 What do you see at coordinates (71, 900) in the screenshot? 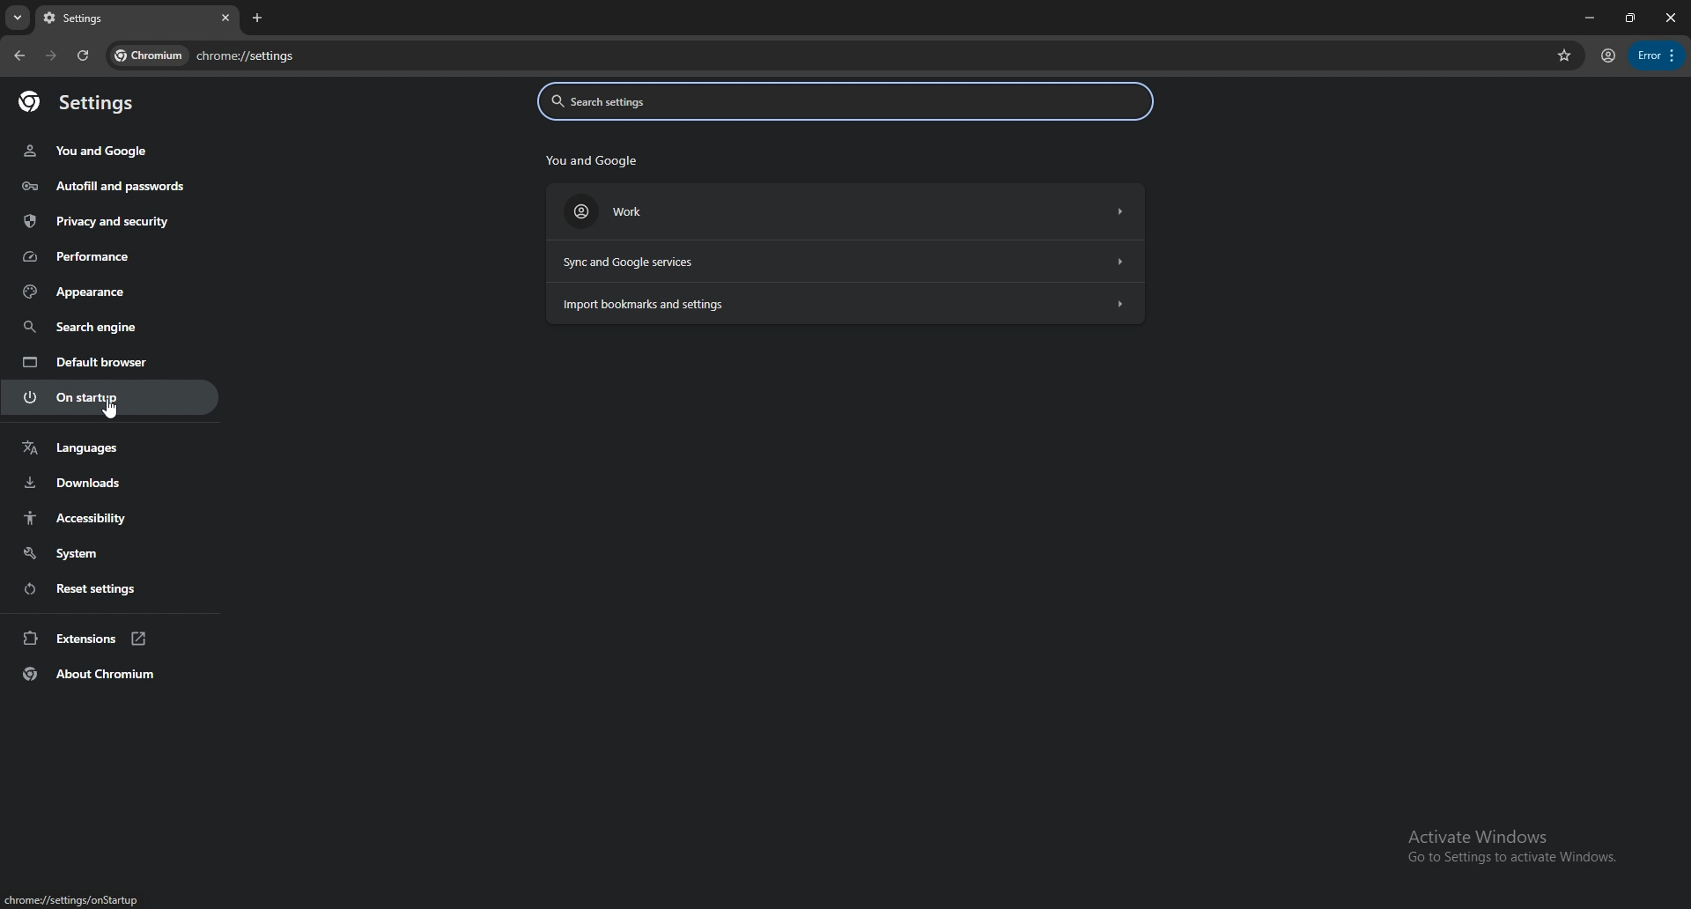
I see `link` at bounding box center [71, 900].